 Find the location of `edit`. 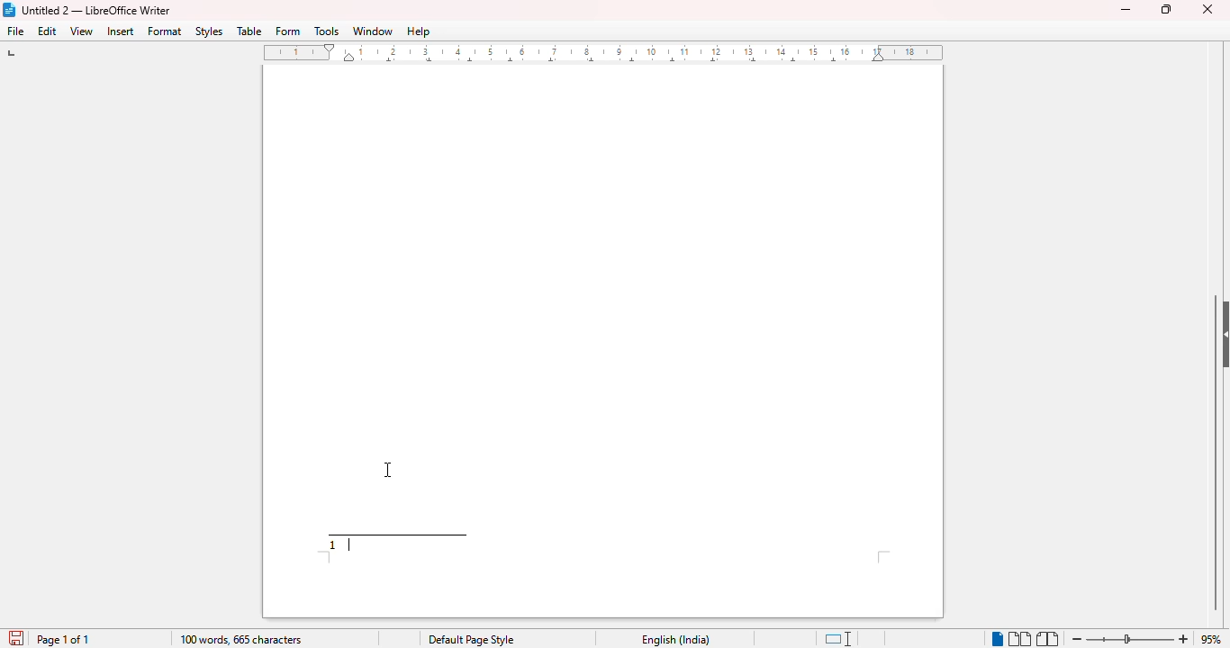

edit is located at coordinates (49, 31).